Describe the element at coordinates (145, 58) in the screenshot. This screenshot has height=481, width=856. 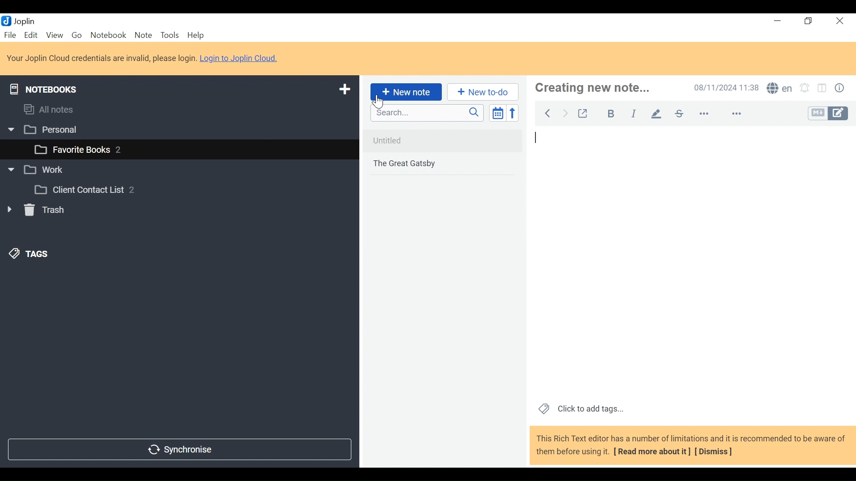
I see `Your Joplin Cloud credentials are invalid, please login. Login to Joplin Cloud.` at that location.